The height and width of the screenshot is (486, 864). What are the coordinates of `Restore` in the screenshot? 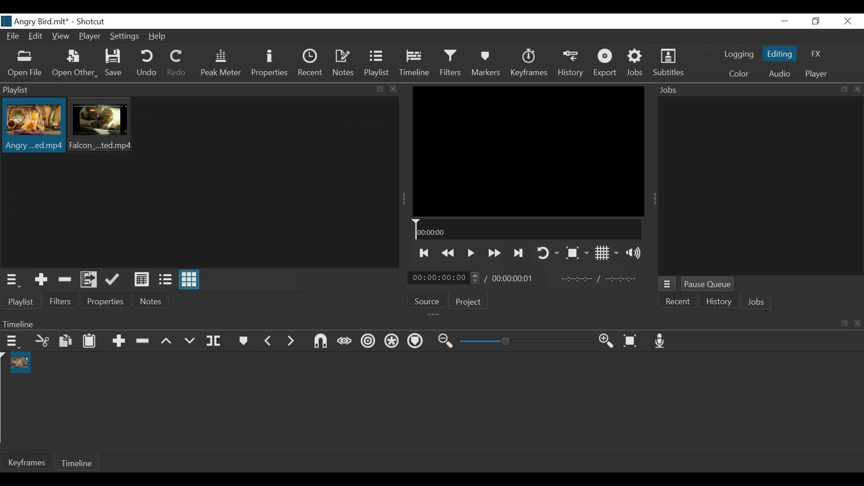 It's located at (814, 21).